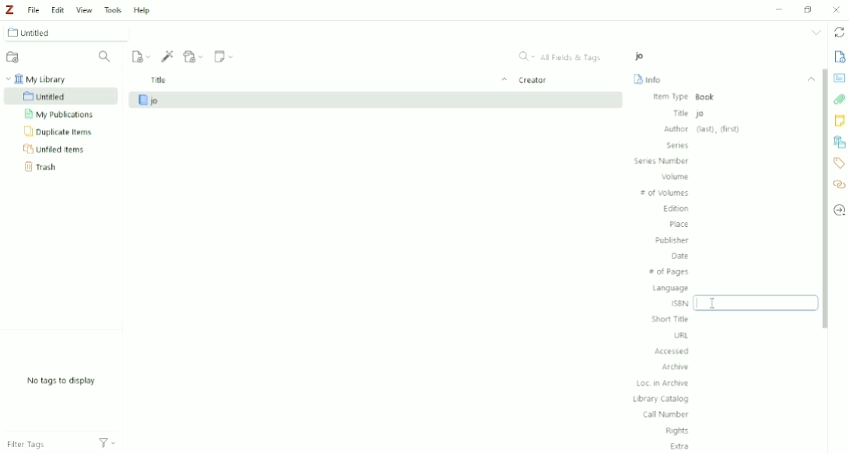  I want to click on Duplicate Items, so click(60, 132).